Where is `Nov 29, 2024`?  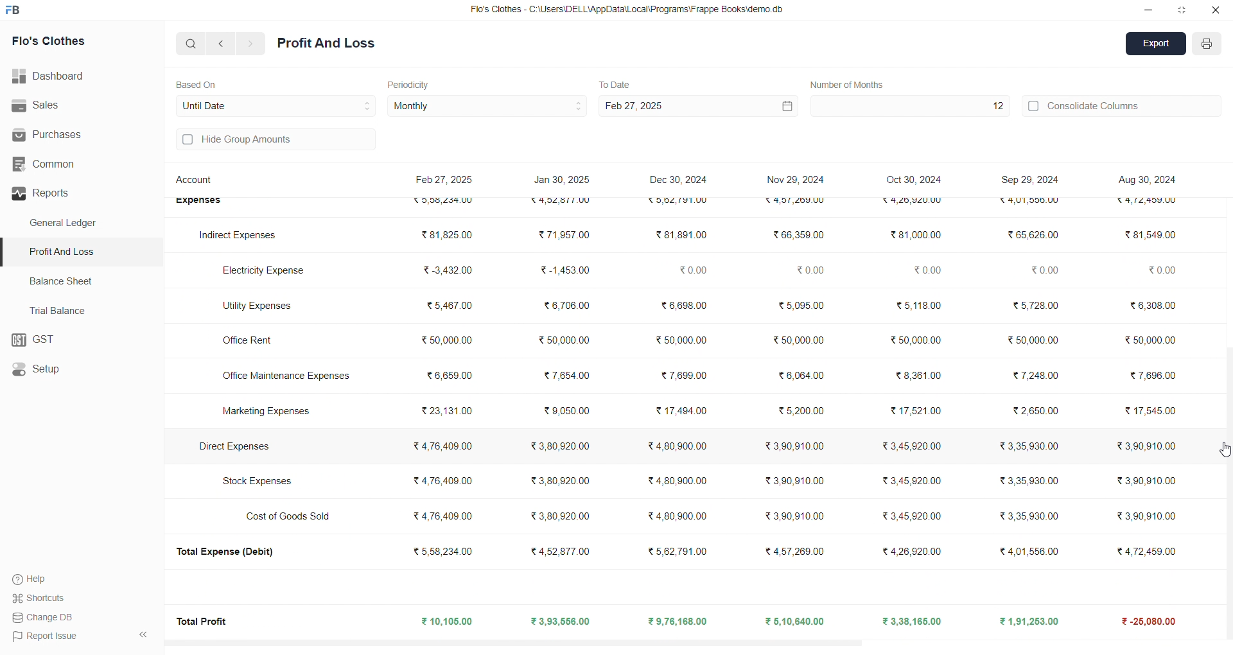
Nov 29, 2024 is located at coordinates (795, 177).